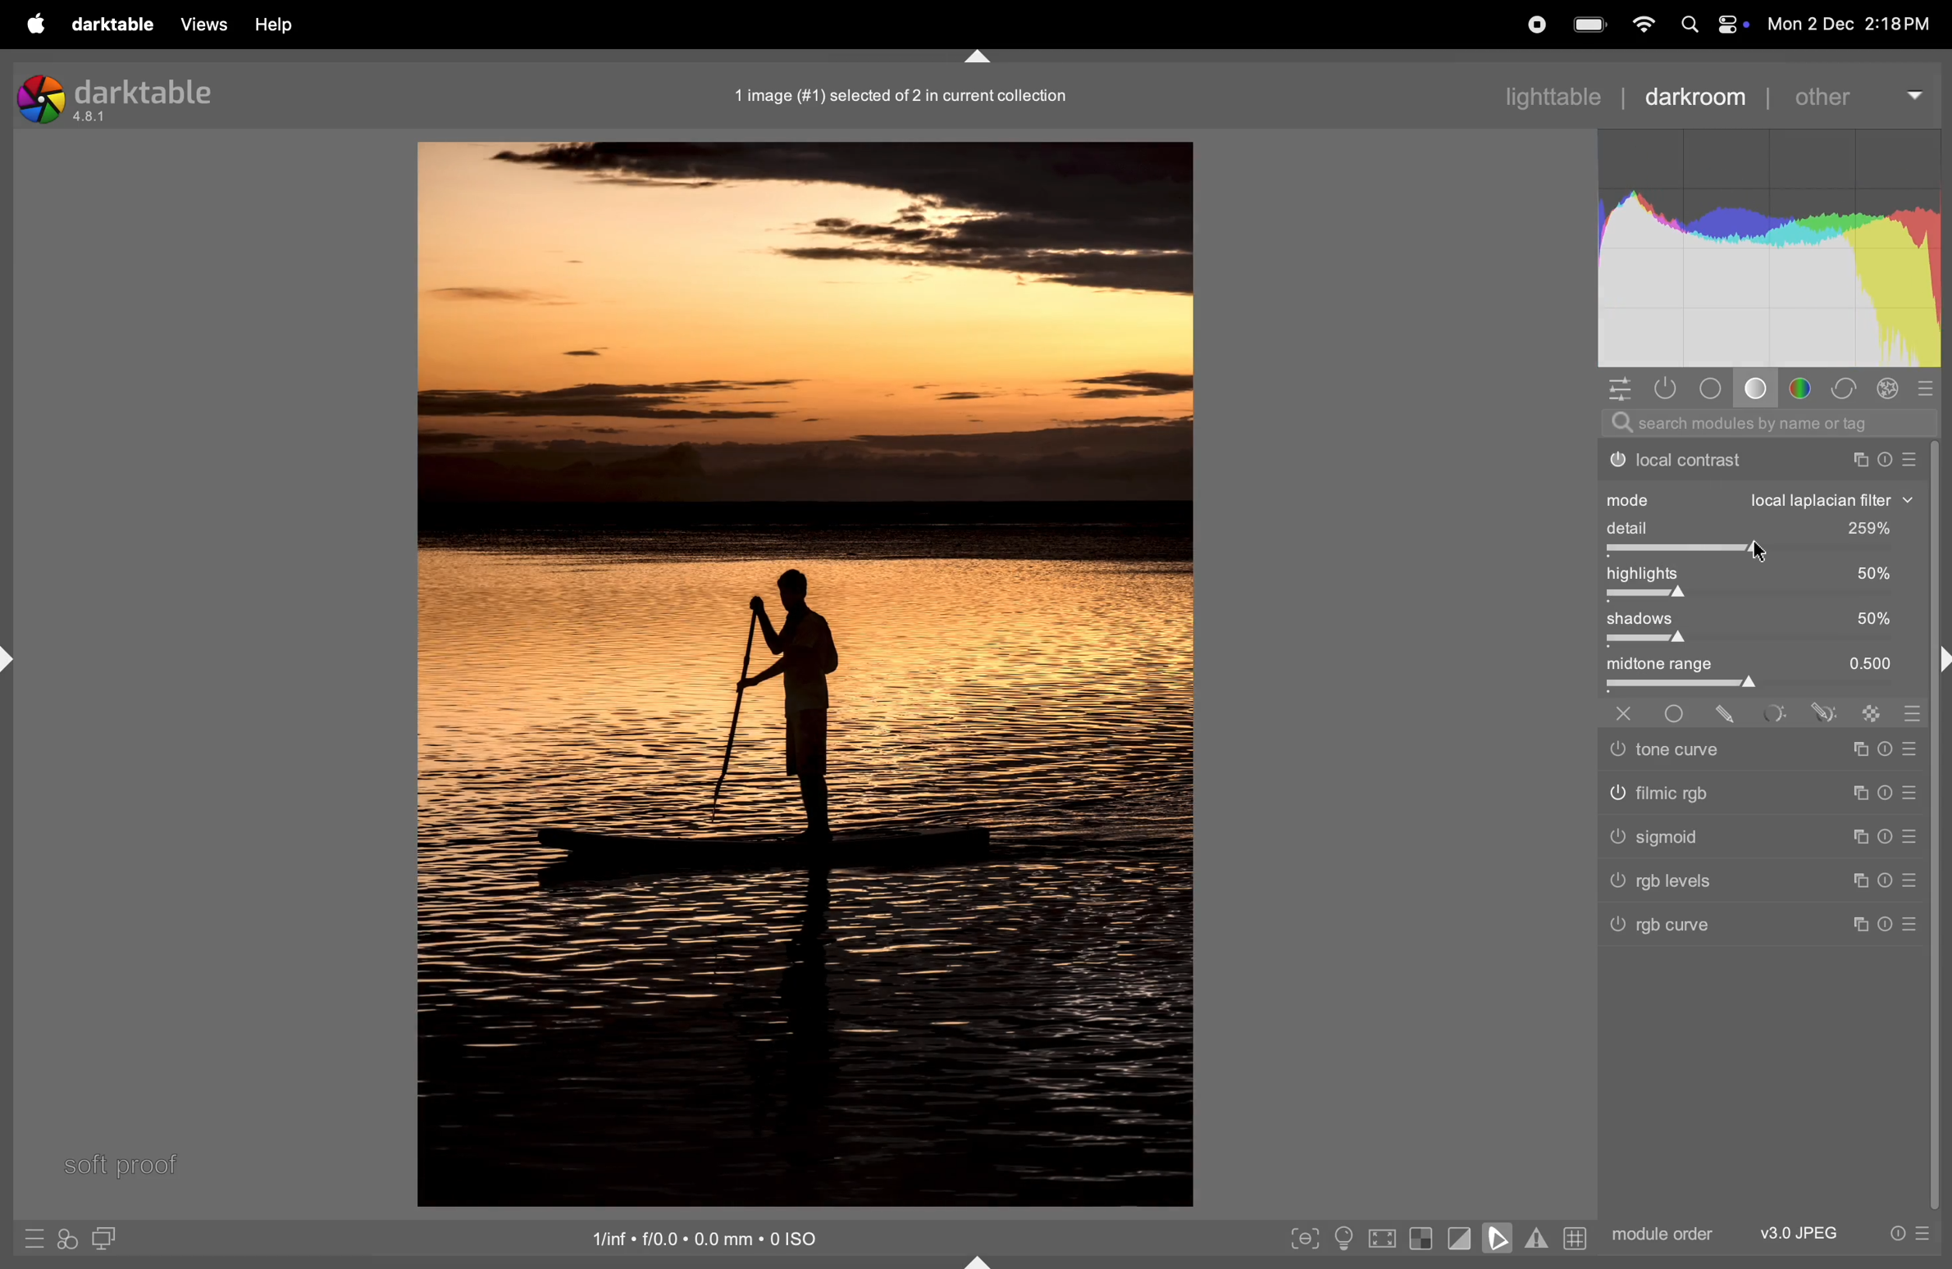 The width and height of the screenshot is (1952, 1269). I want to click on effect, so click(1889, 388).